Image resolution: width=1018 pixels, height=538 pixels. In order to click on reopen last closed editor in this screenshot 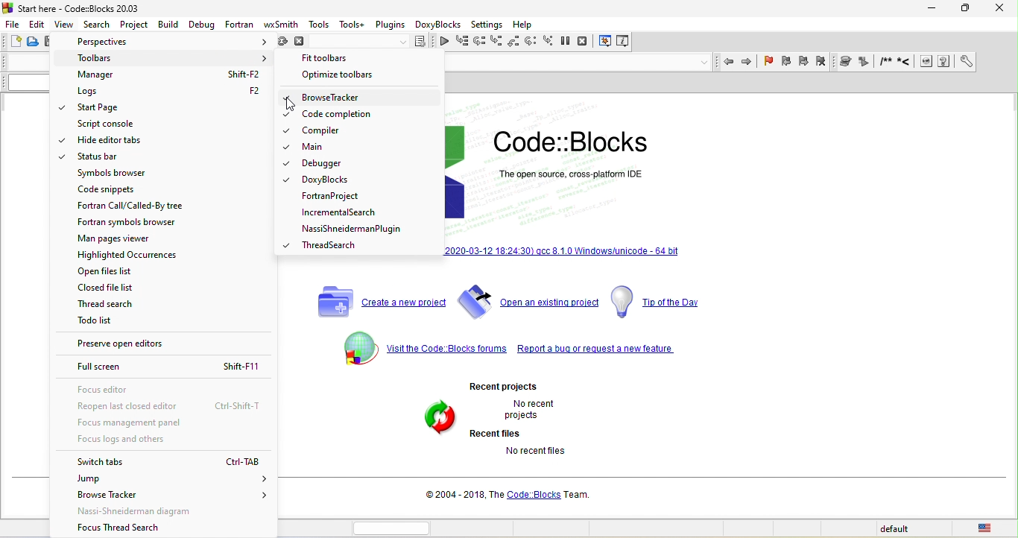, I will do `click(169, 407)`.